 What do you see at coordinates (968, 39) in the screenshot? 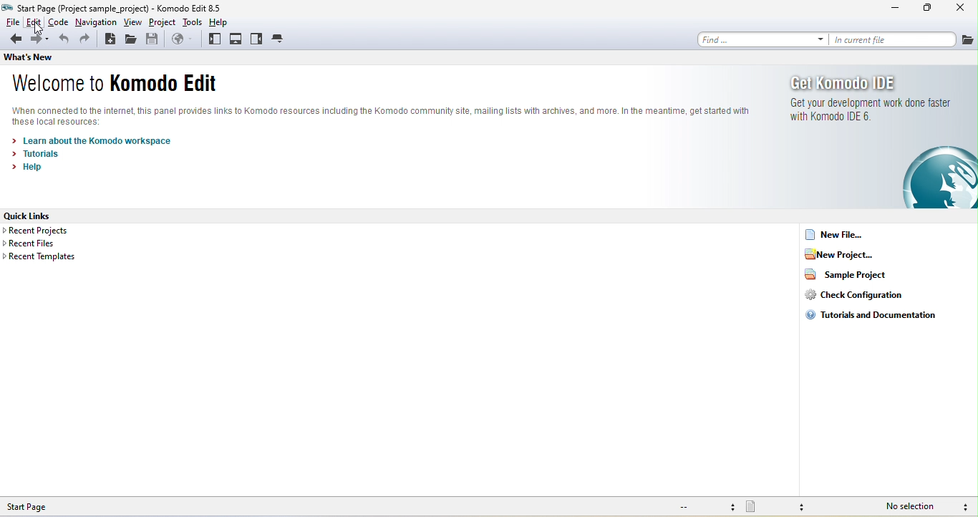
I see `file` at bounding box center [968, 39].